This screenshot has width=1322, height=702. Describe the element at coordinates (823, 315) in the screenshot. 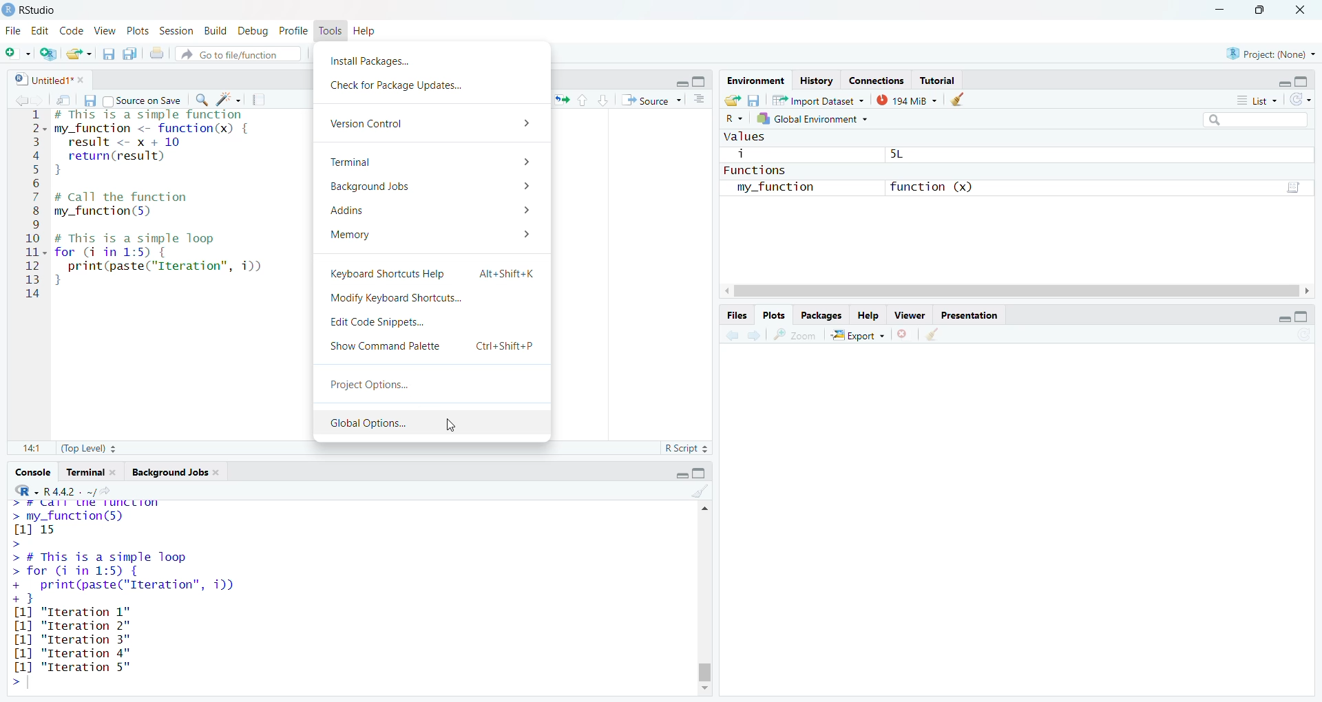

I see `packages` at that location.